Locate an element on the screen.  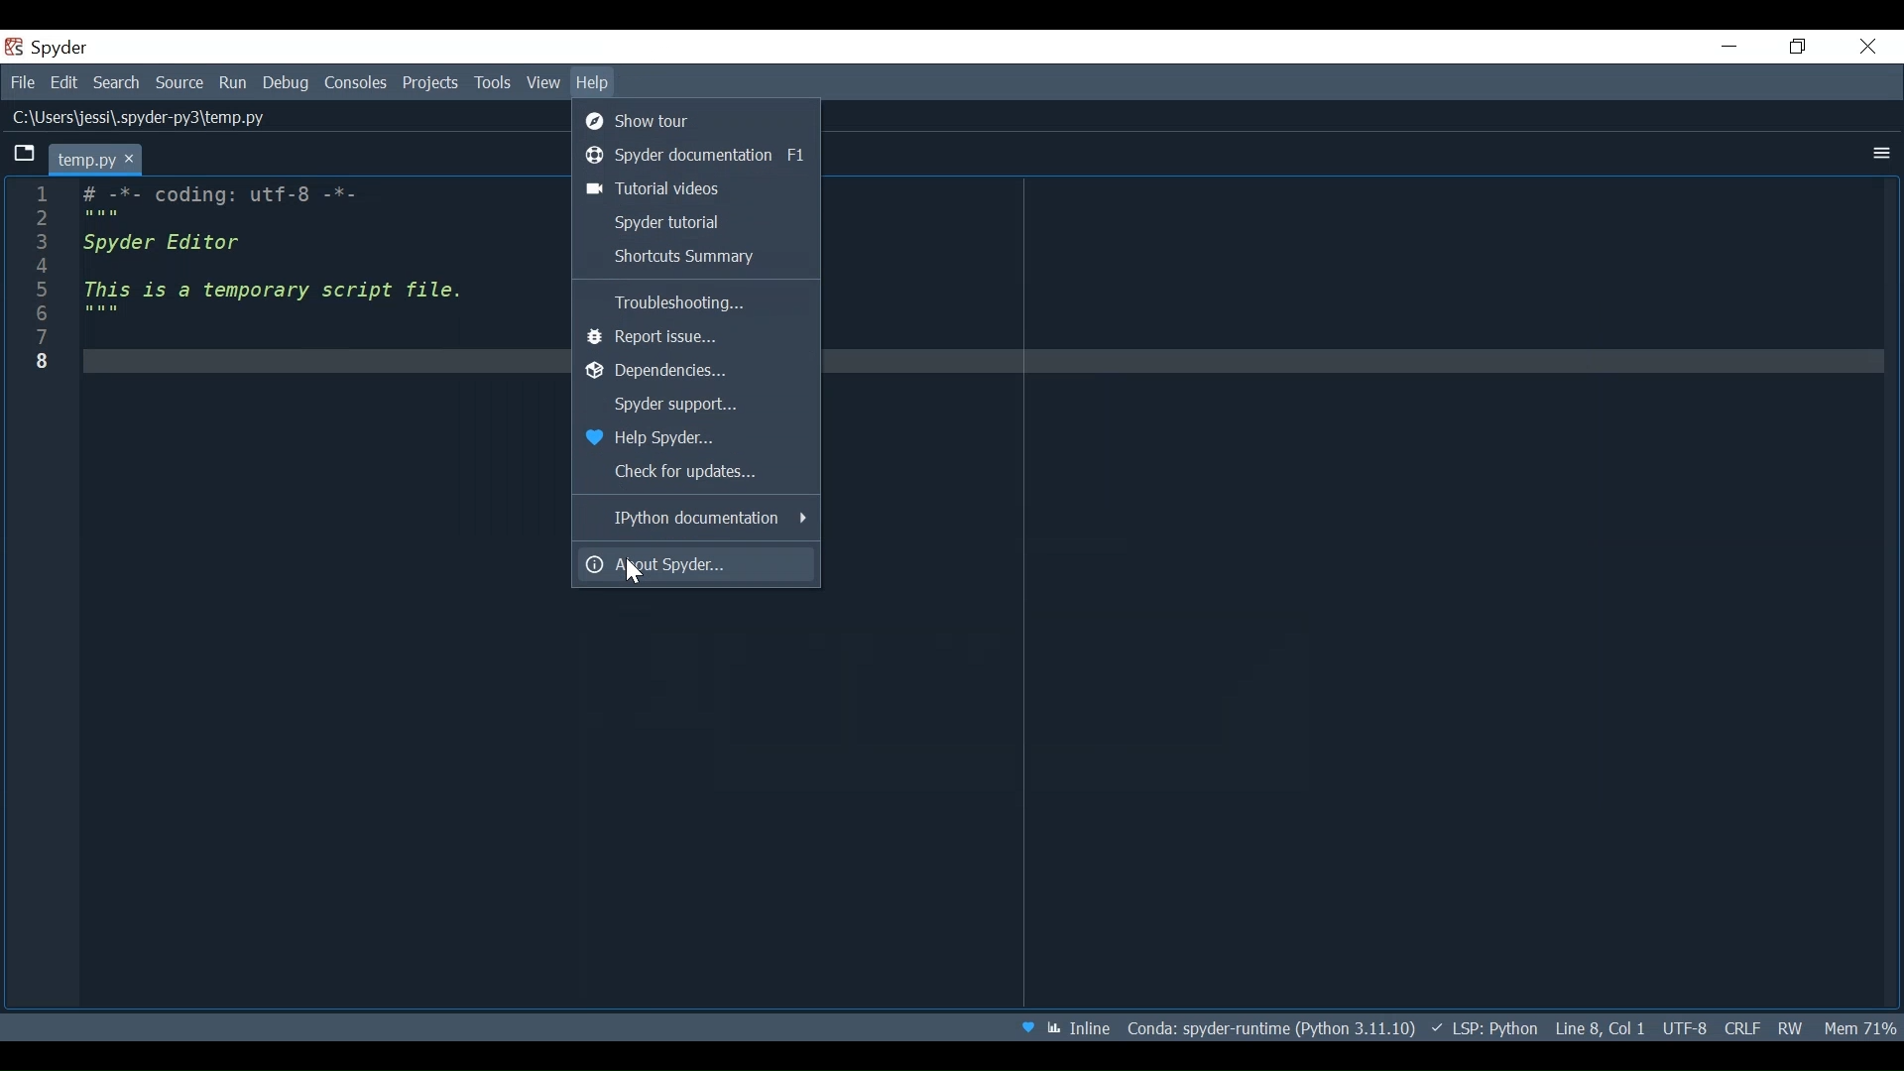
Minimize is located at coordinates (1729, 47).